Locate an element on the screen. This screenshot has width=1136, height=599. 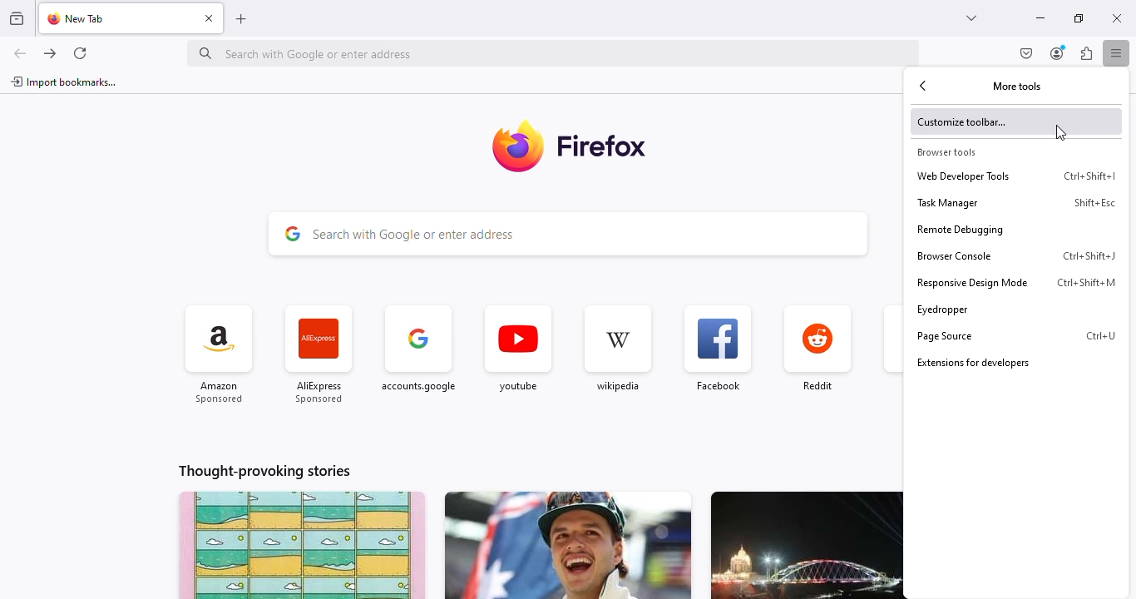
reload current page is located at coordinates (79, 53).